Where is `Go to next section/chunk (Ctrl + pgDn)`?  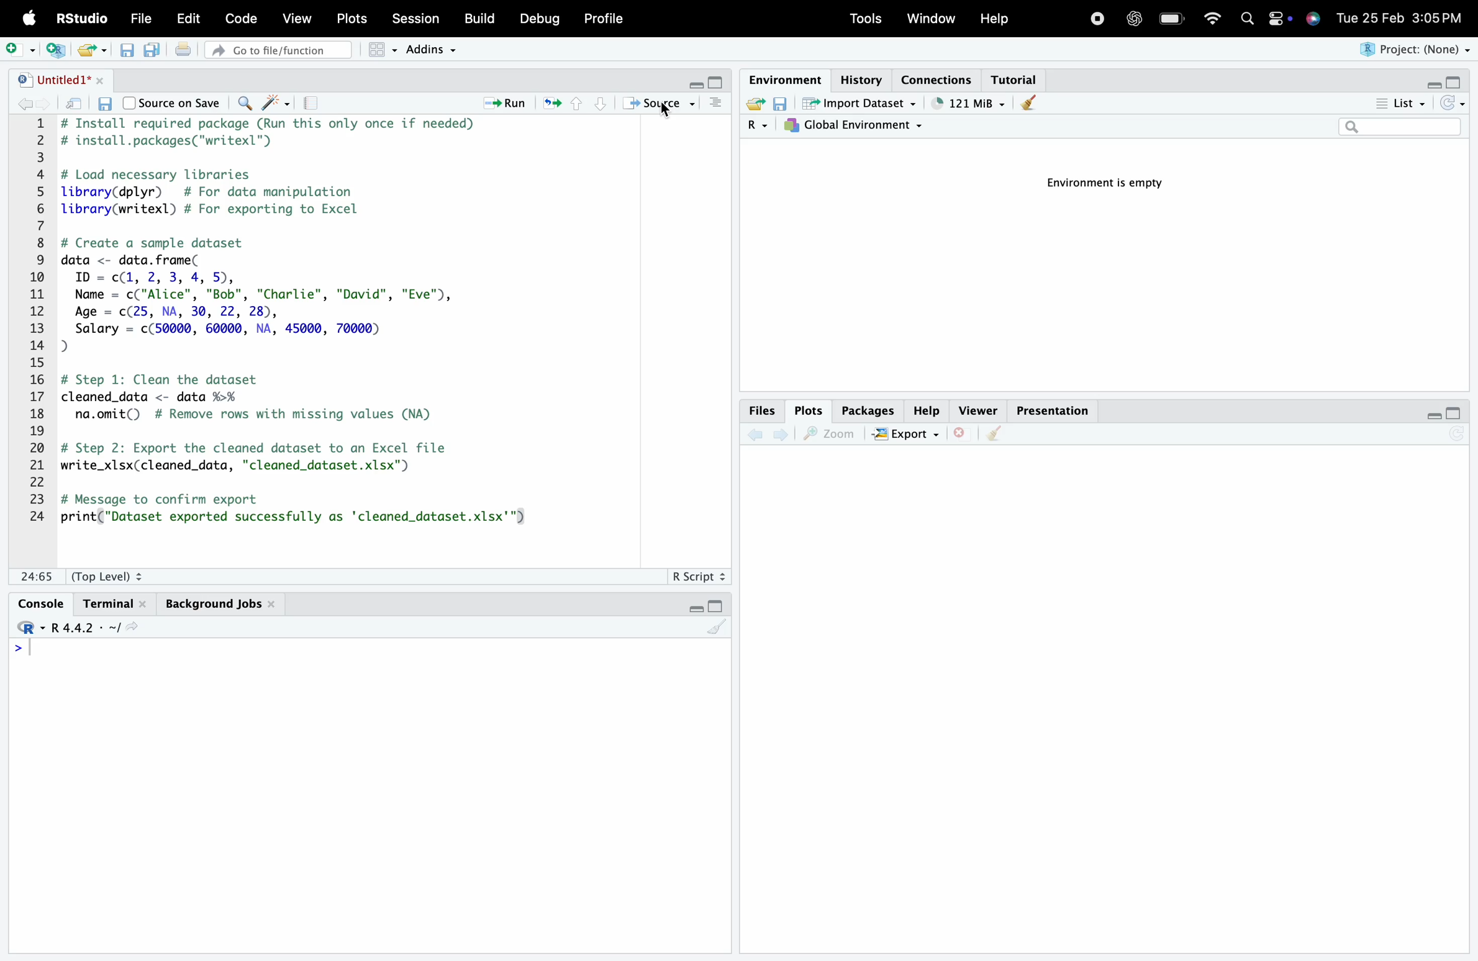 Go to next section/chunk (Ctrl + pgDn) is located at coordinates (600, 104).